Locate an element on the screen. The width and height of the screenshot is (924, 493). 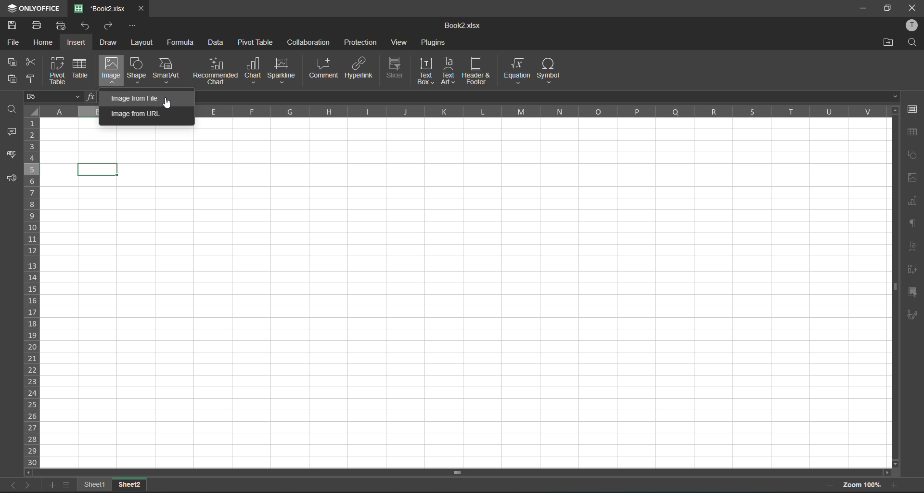
paragraph is located at coordinates (914, 226).